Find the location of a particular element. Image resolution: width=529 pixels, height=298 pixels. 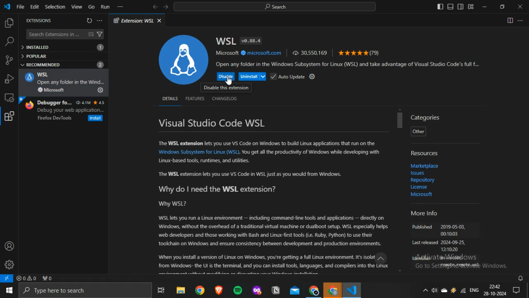

no problems is located at coordinates (26, 278).